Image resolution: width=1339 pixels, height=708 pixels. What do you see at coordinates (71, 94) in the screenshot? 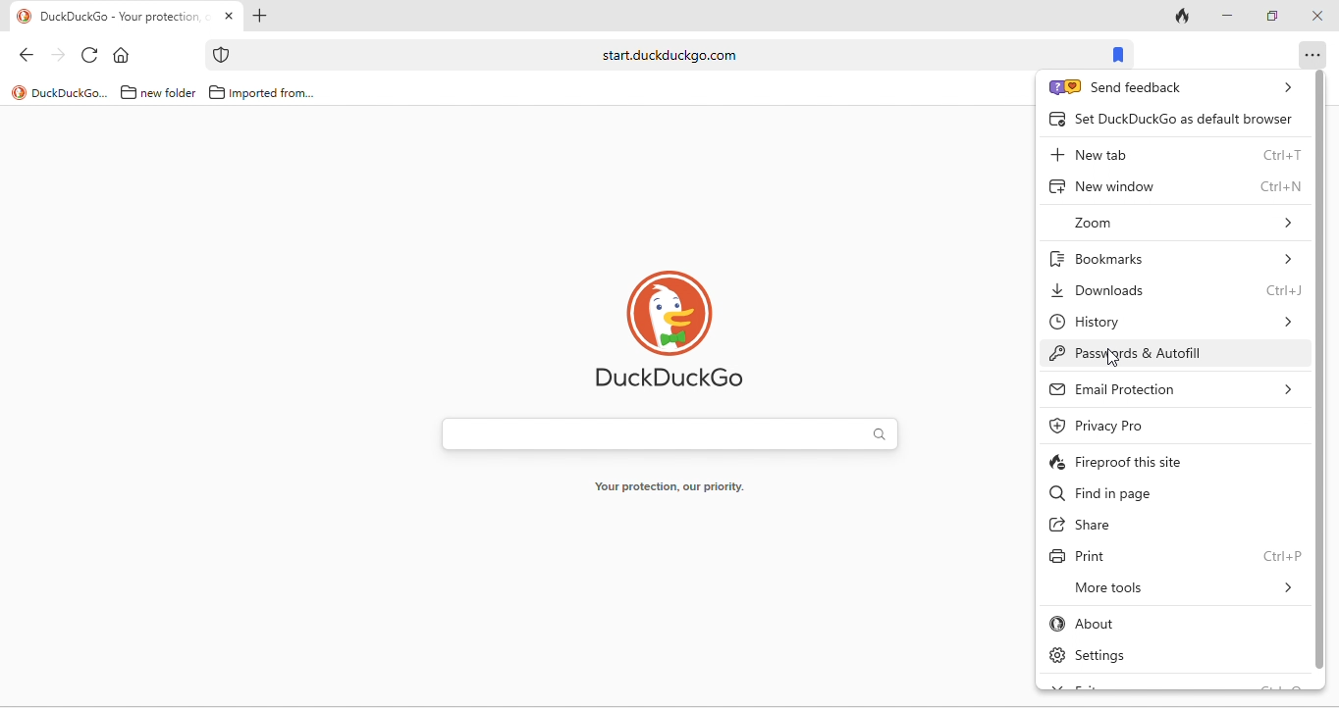
I see `duckduckgo...` at bounding box center [71, 94].